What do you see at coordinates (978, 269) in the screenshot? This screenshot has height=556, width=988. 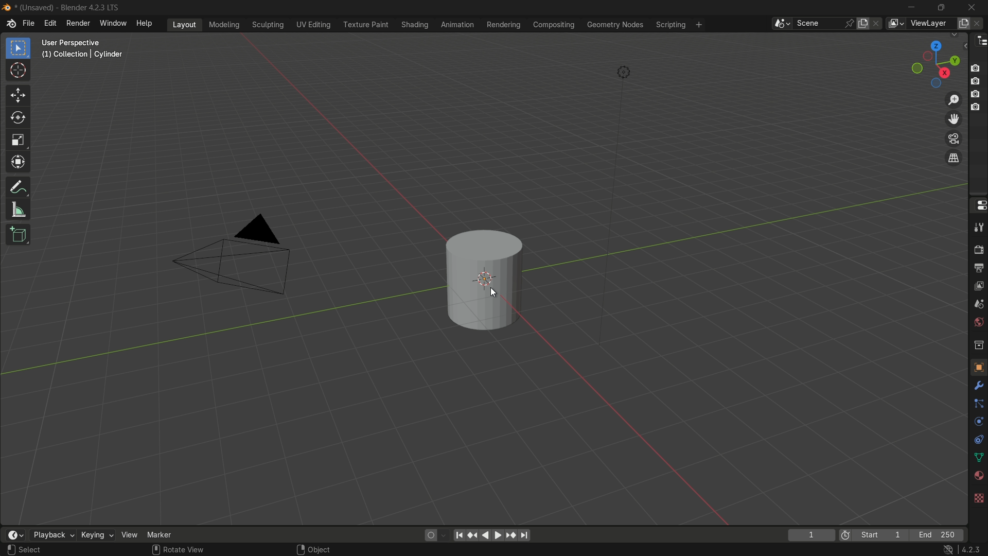 I see `output` at bounding box center [978, 269].